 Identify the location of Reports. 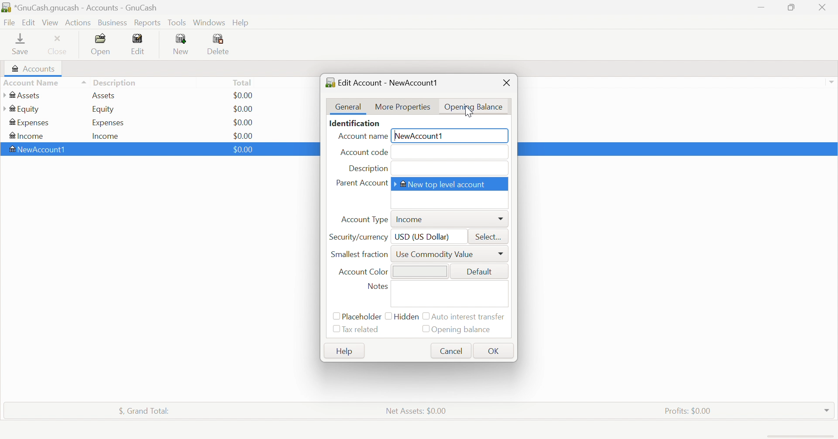
(148, 23).